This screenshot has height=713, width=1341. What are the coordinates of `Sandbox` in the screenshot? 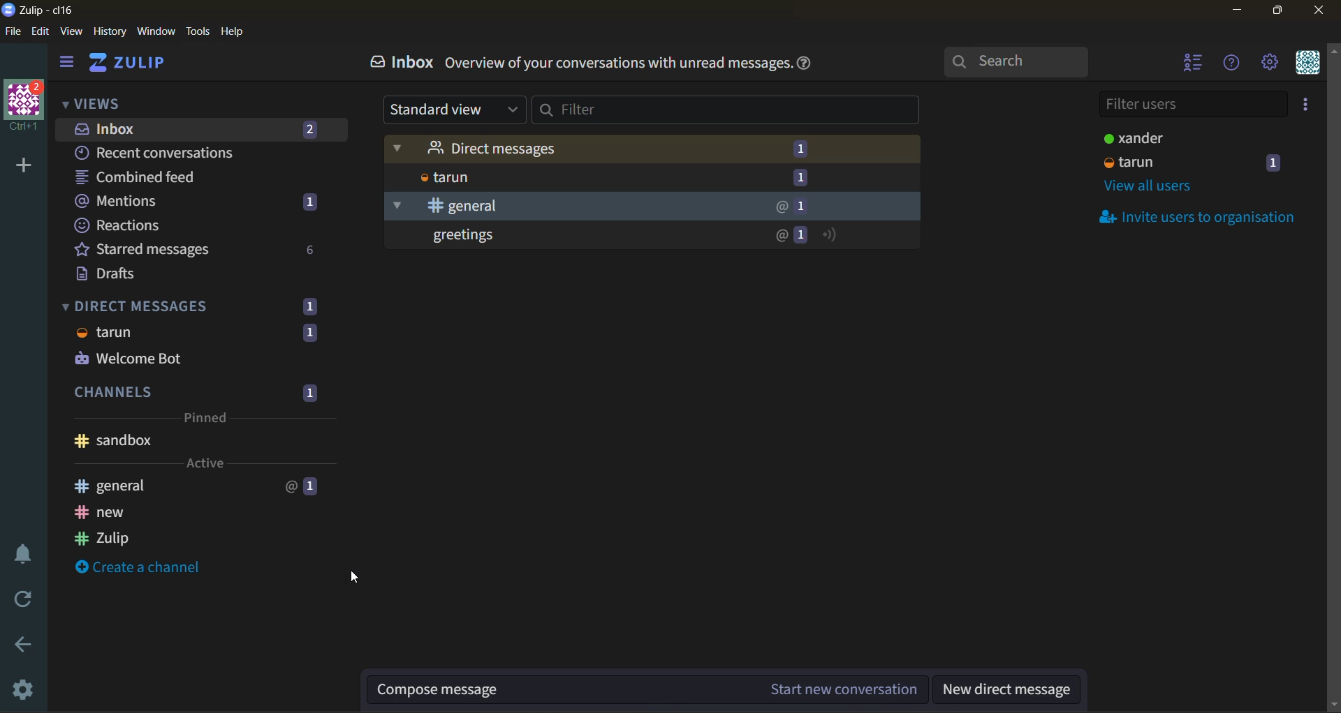 It's located at (207, 444).